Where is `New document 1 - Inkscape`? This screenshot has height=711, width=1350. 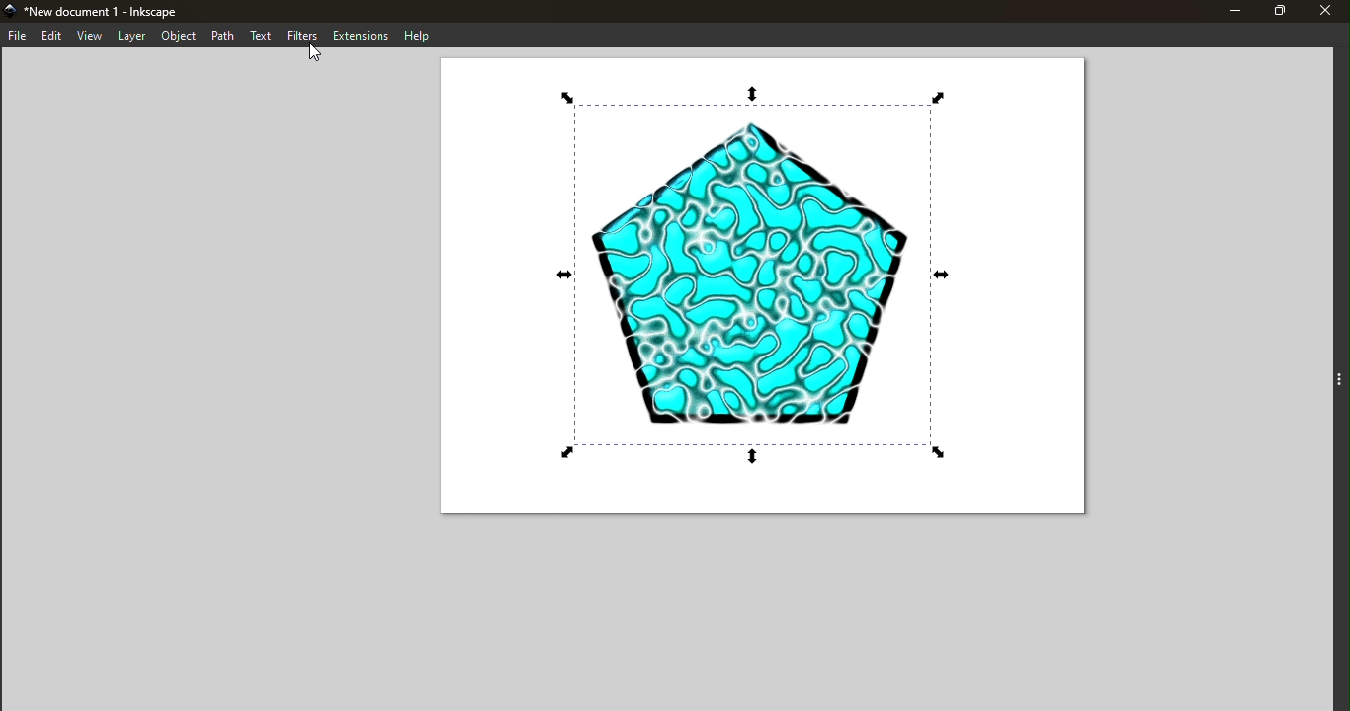 New document 1 - Inkscape is located at coordinates (115, 10).